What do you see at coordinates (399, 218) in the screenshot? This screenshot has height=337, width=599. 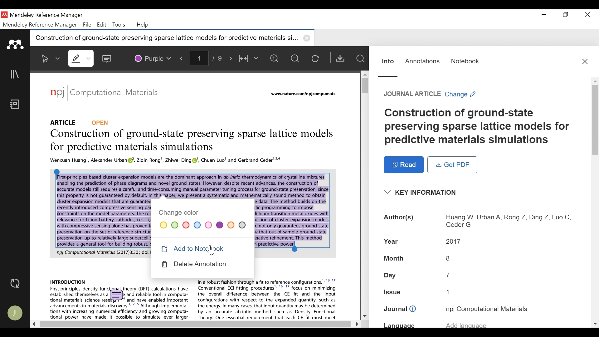 I see `Authors` at bounding box center [399, 218].